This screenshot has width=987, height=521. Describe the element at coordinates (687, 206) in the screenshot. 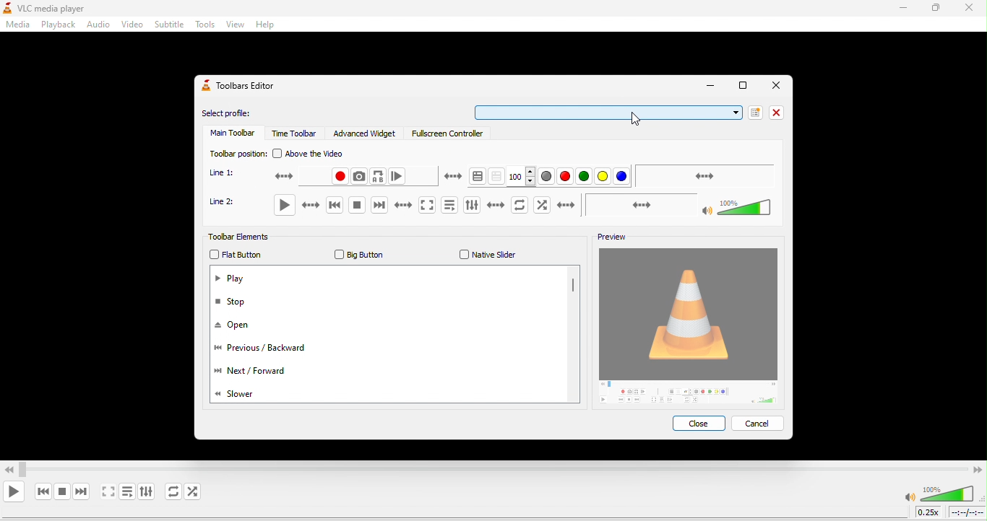

I see `volume` at that location.